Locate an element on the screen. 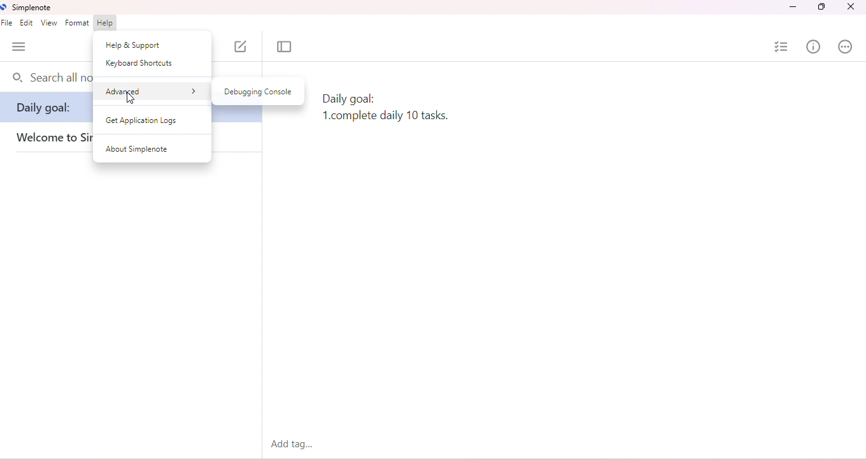 The height and width of the screenshot is (460, 866). daily goal: is located at coordinates (46, 111).